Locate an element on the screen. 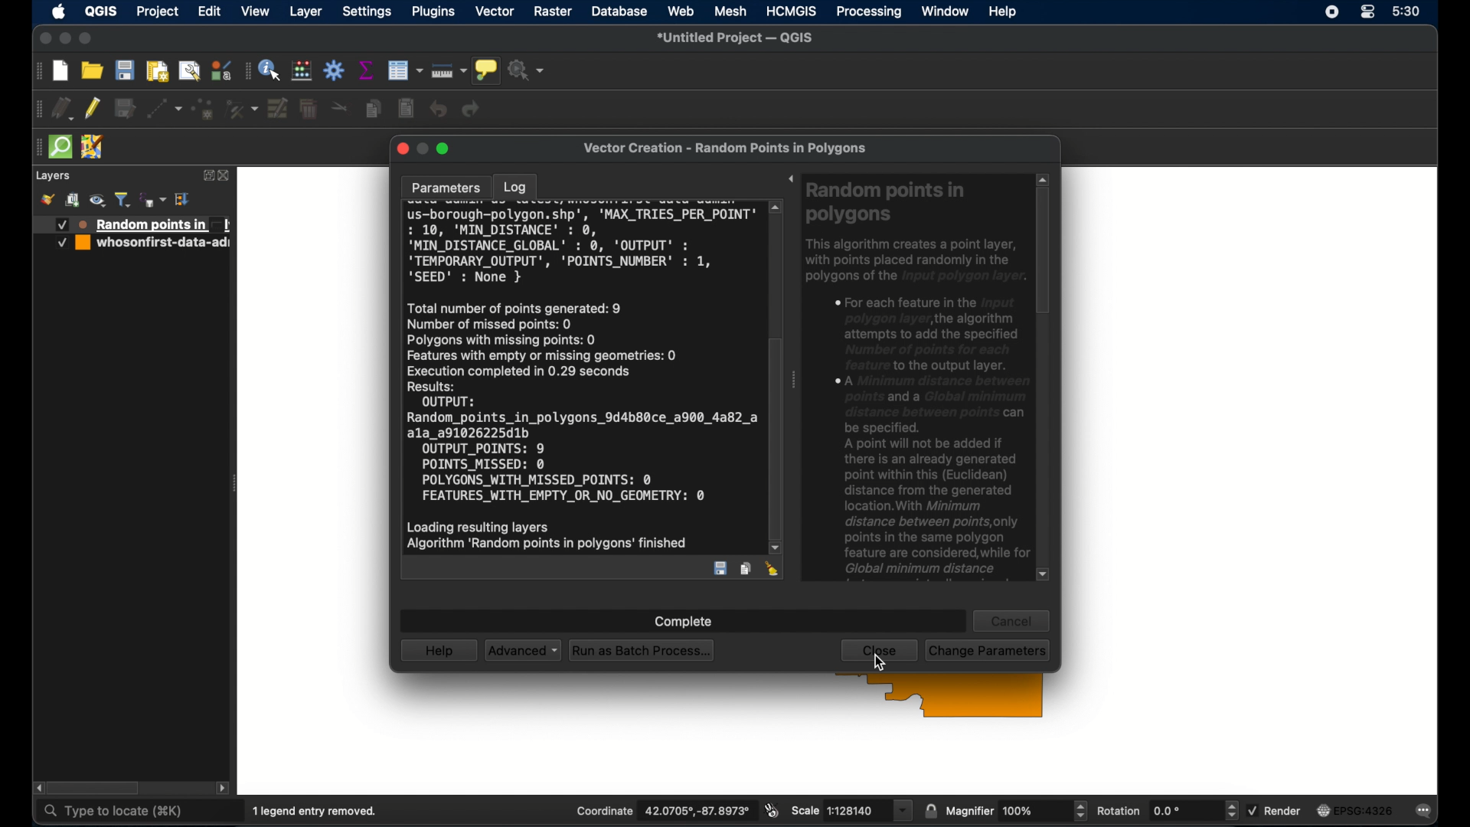 The image size is (1470, 827). control center is located at coordinates (1367, 12).